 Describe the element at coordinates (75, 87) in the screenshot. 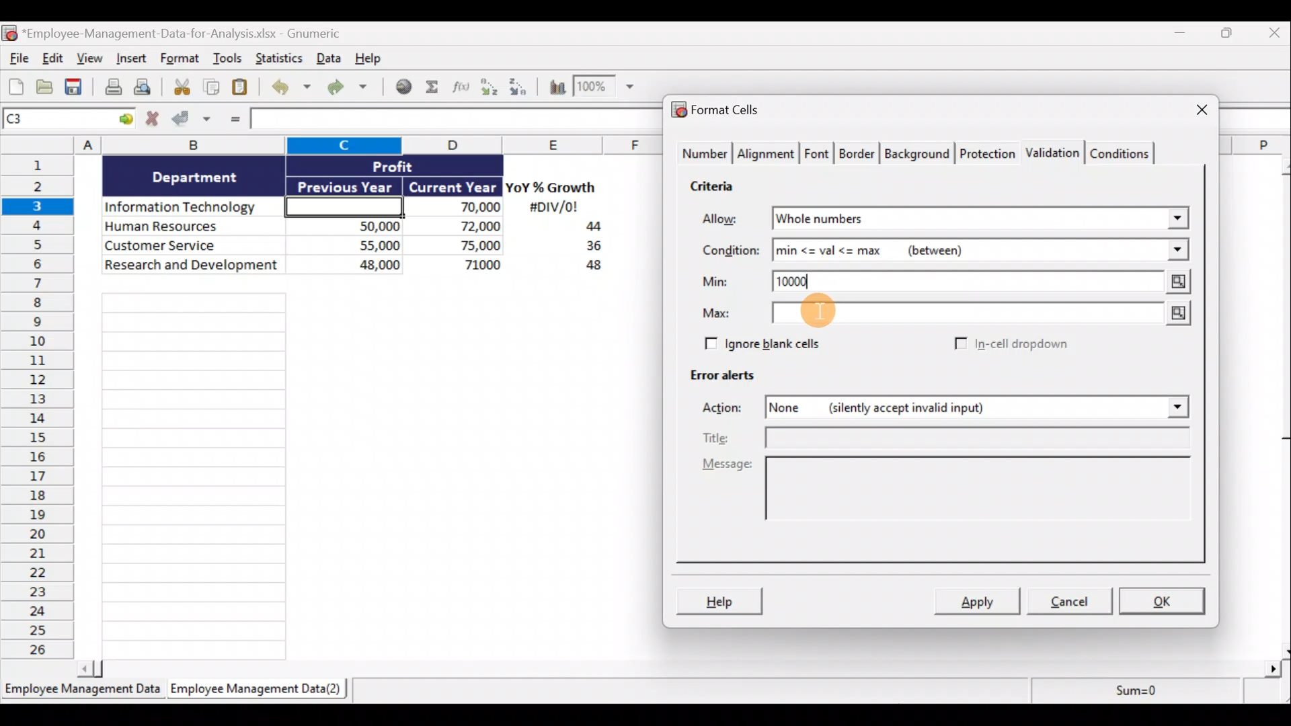

I see `Save current workbook` at that location.